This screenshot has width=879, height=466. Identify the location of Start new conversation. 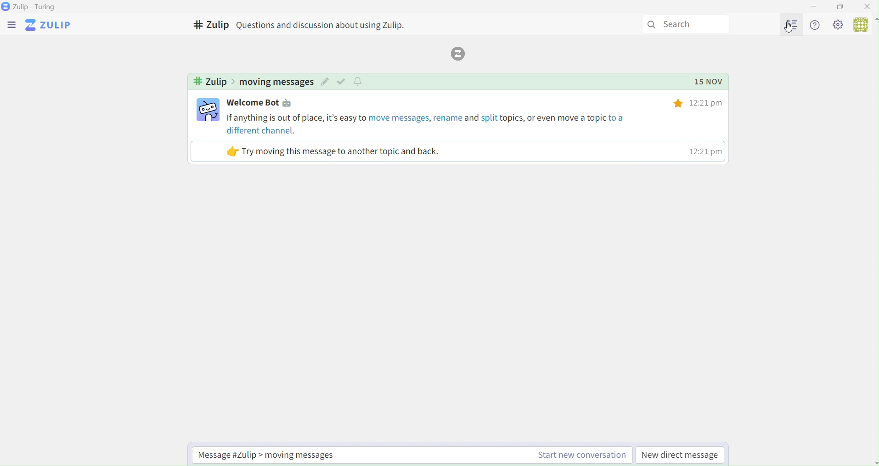
(580, 456).